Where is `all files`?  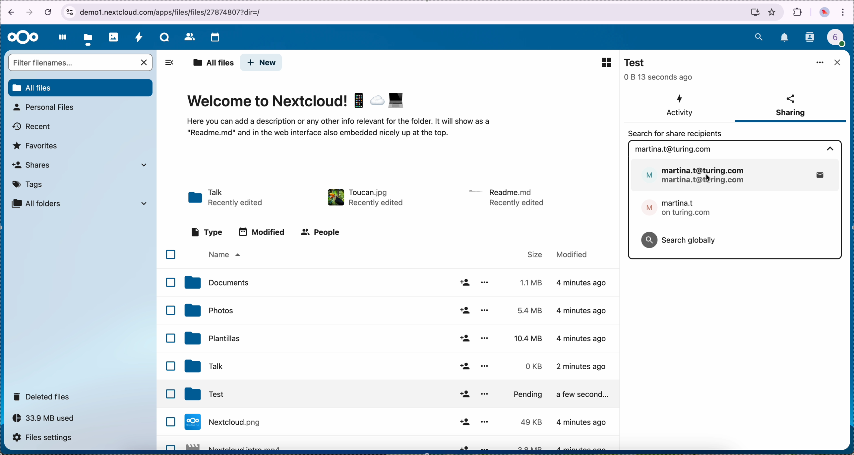
all files is located at coordinates (213, 63).